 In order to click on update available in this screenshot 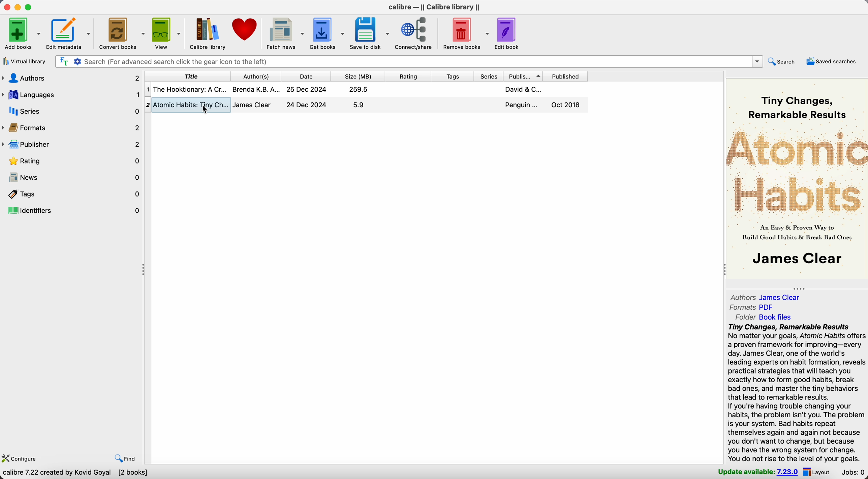, I will do `click(758, 472)`.